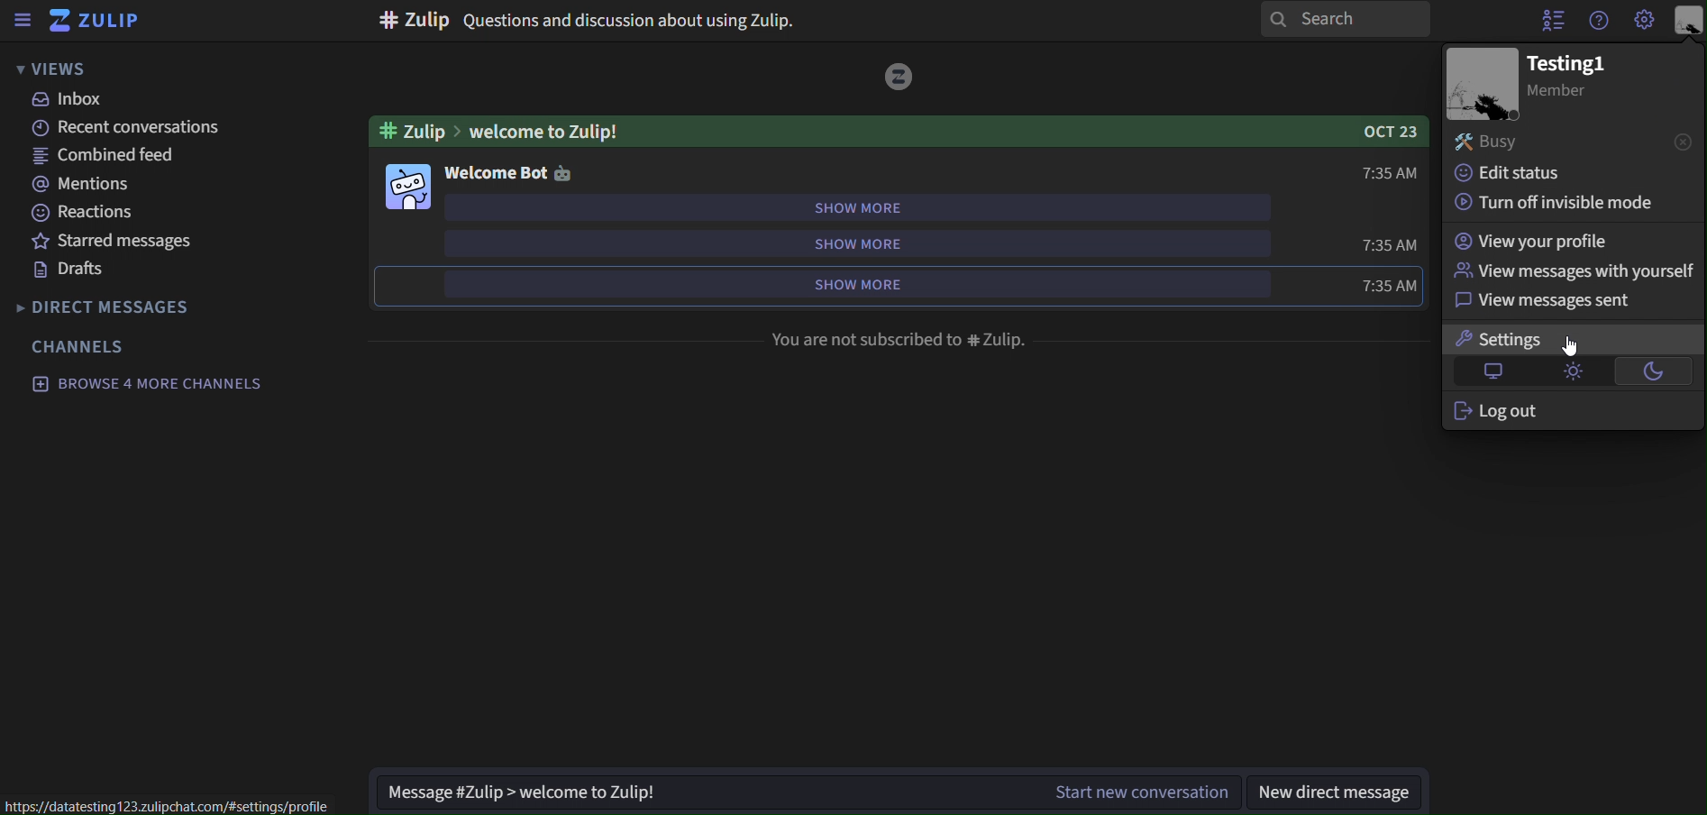 This screenshot has width=1707, height=815. What do you see at coordinates (181, 806) in the screenshot?
I see `https//datatesting123zulipchat.com/#setings/profile` at bounding box center [181, 806].